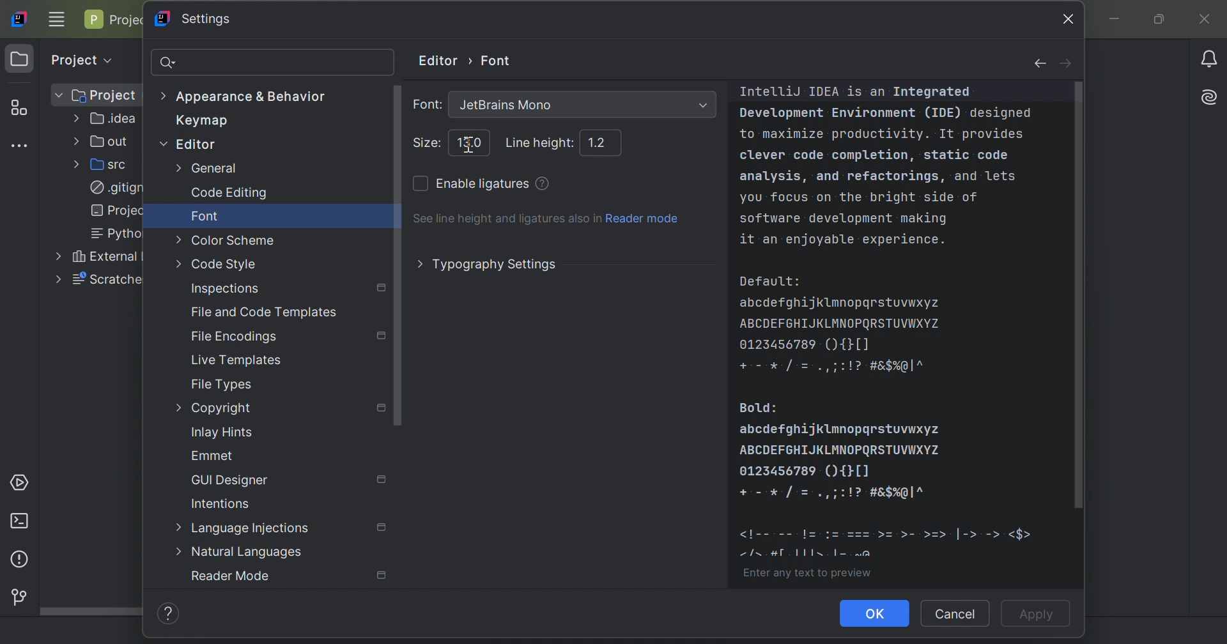 This screenshot has width=1227, height=644. Describe the element at coordinates (107, 164) in the screenshot. I see `src` at that location.